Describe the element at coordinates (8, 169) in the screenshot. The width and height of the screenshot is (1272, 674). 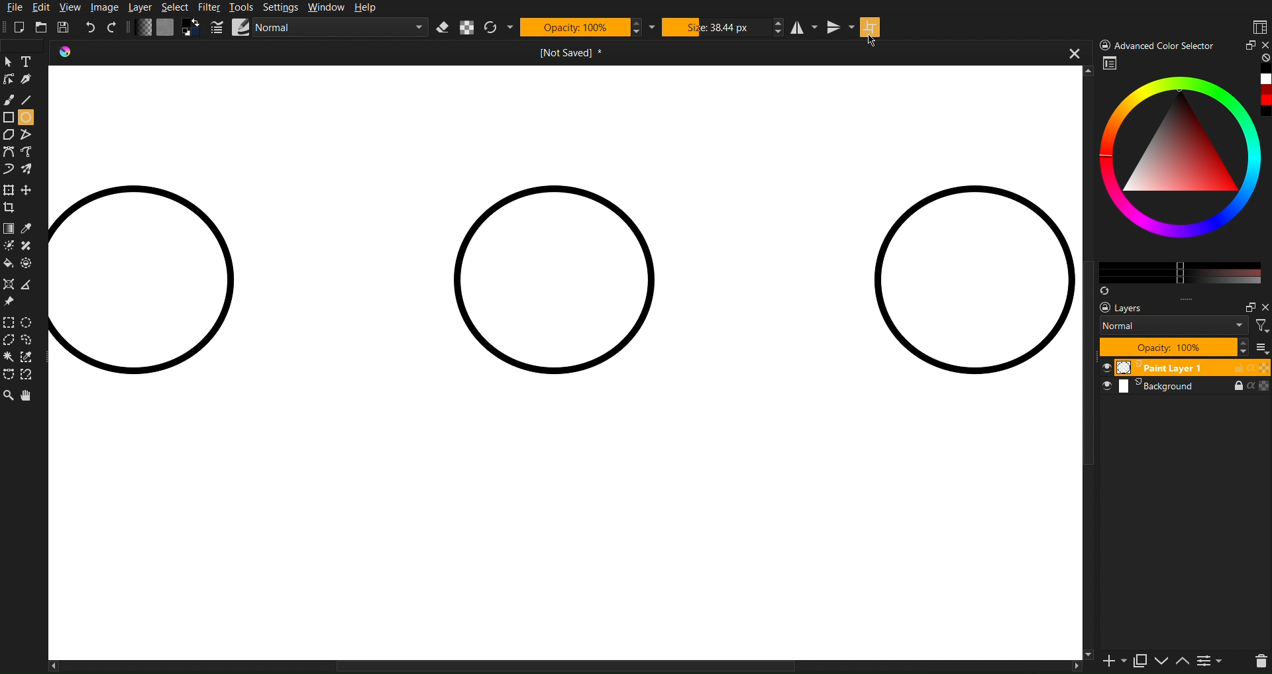
I see `Curve` at that location.